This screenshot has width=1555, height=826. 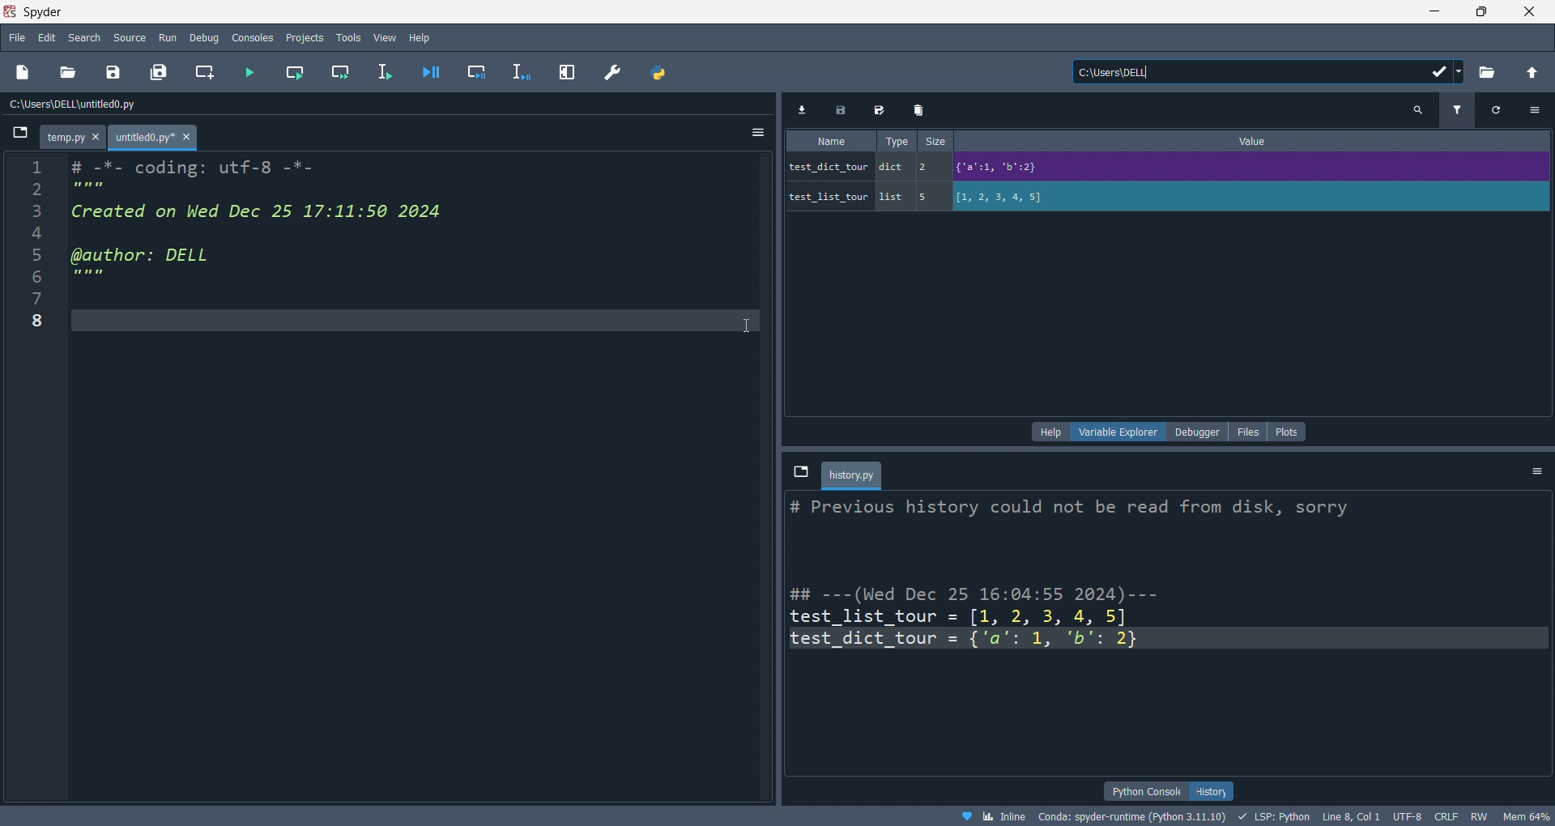 What do you see at coordinates (1144, 790) in the screenshot?
I see `ipython console` at bounding box center [1144, 790].